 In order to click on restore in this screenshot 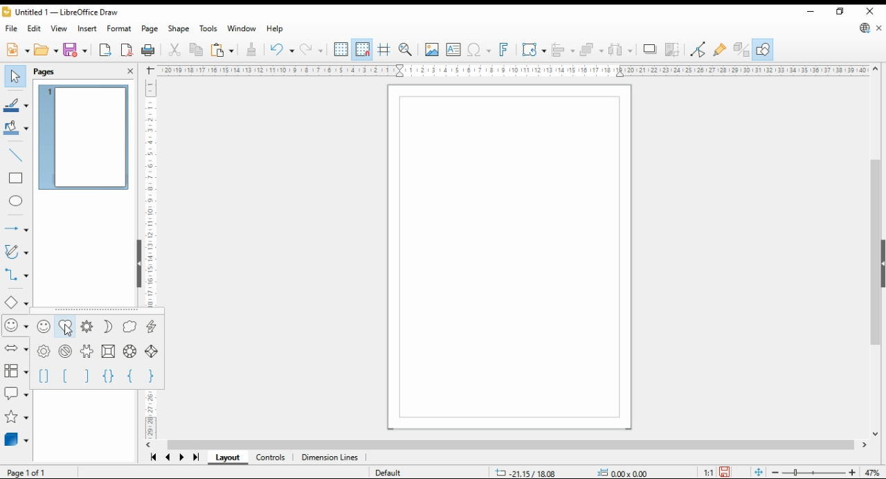, I will do `click(840, 12)`.